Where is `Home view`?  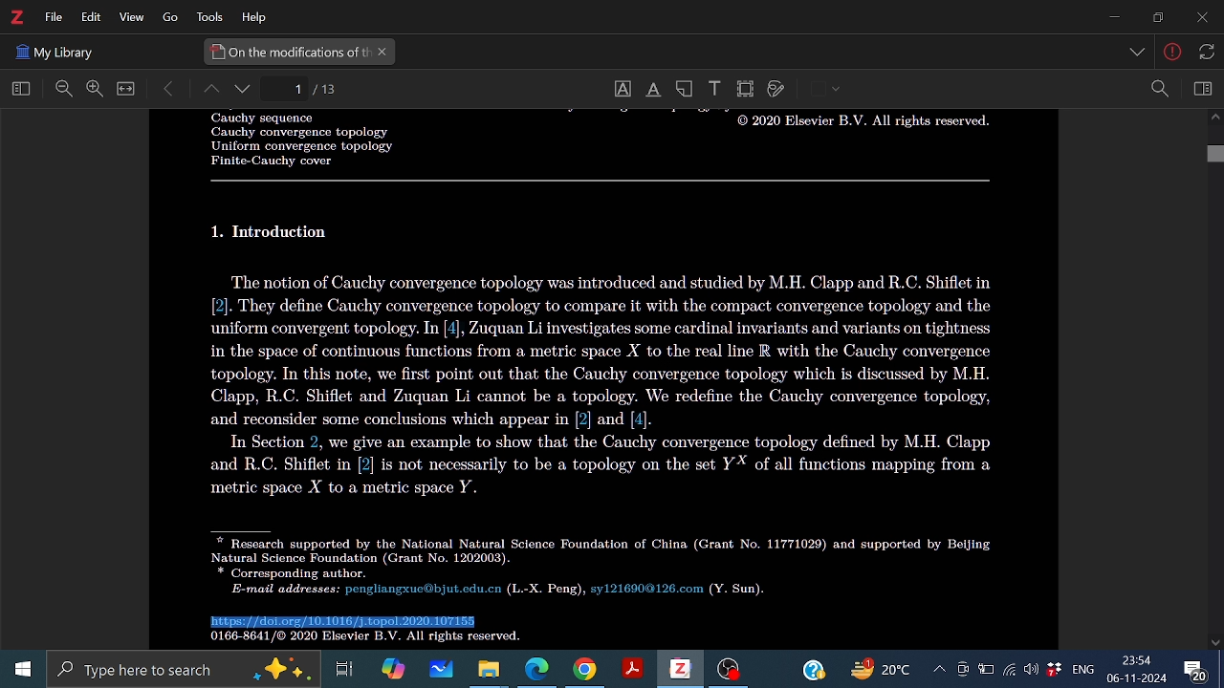
Home view is located at coordinates (17, 90).